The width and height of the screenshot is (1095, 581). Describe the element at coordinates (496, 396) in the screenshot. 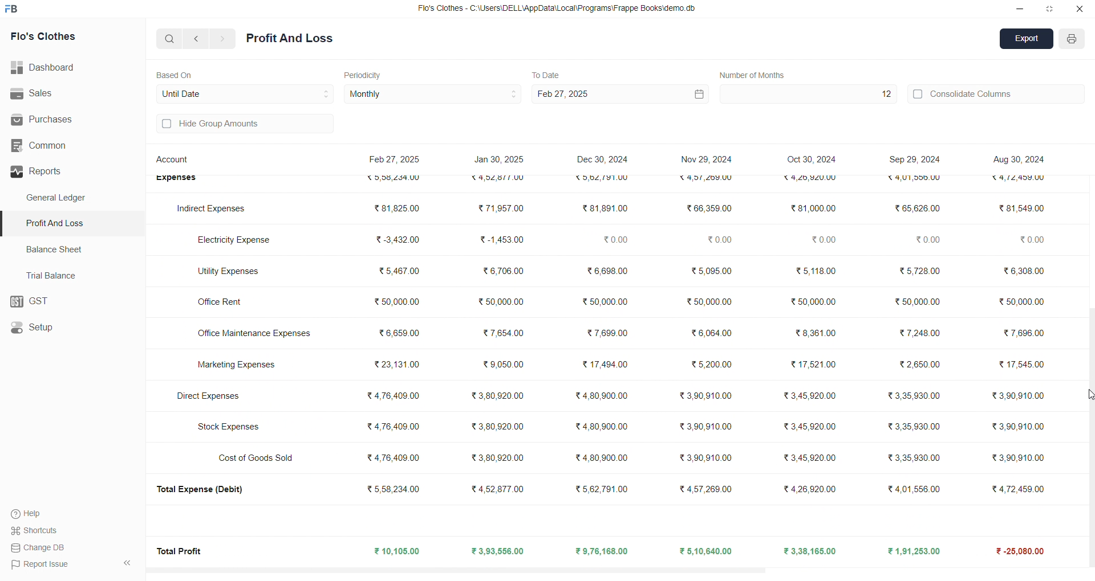

I see `₹3,80,920.00` at that location.